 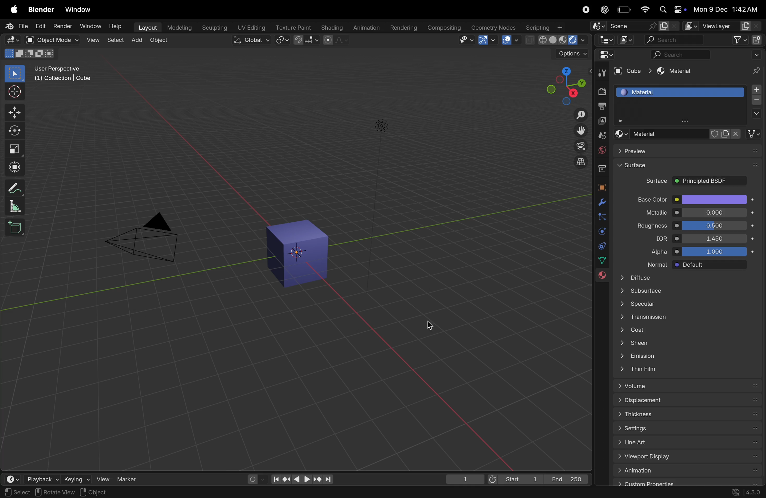 I want to click on animation, so click(x=687, y=470).